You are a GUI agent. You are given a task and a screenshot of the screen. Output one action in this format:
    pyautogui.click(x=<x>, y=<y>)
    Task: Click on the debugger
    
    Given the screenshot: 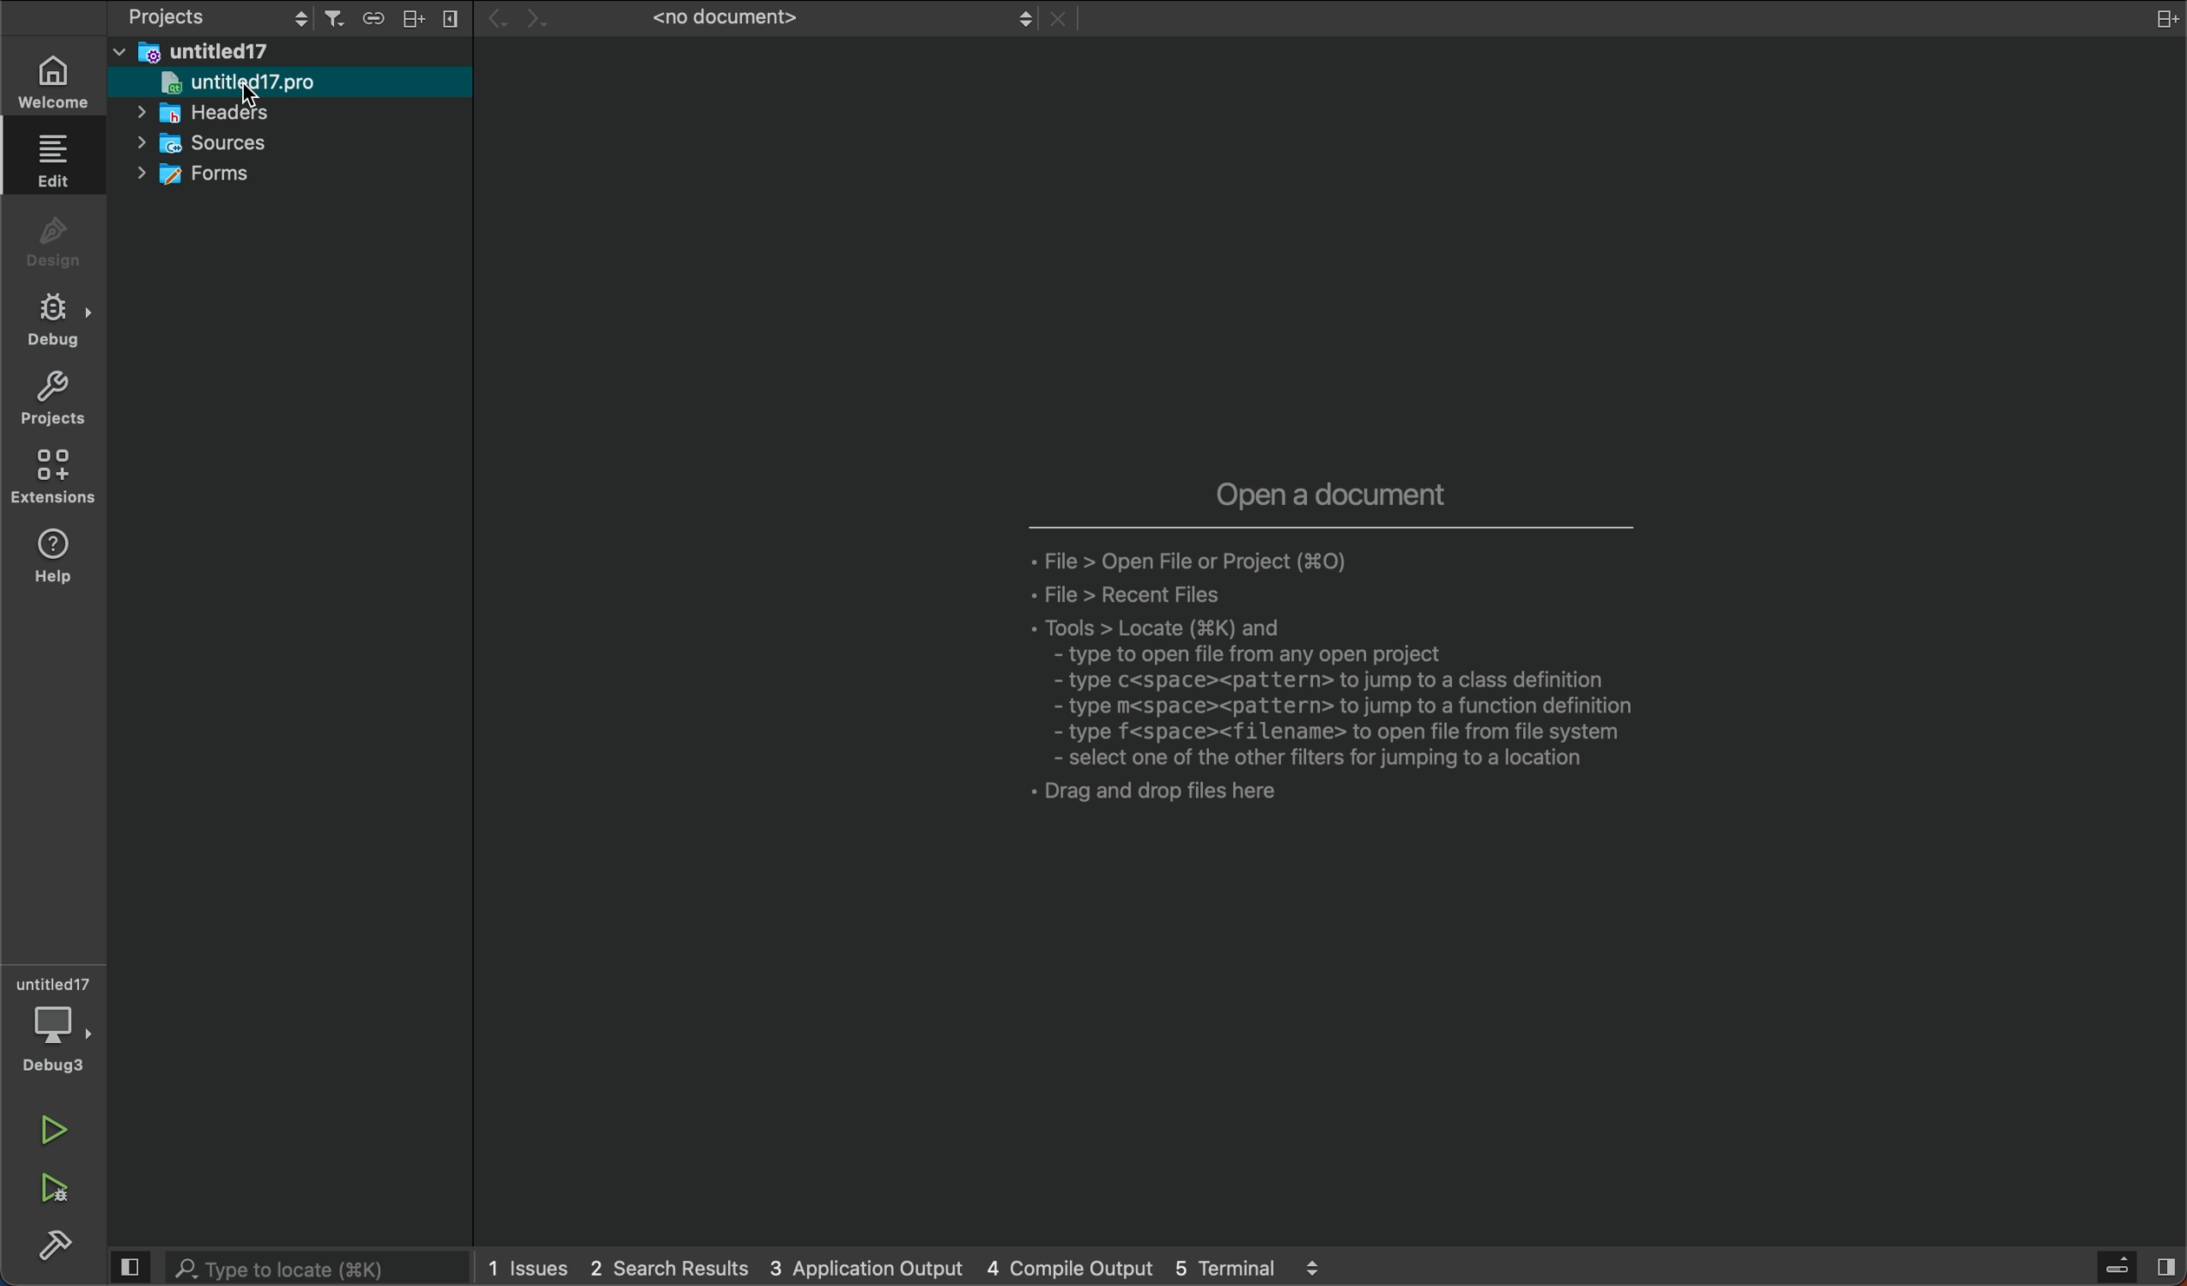 What is the action you would take?
    pyautogui.click(x=58, y=1021)
    